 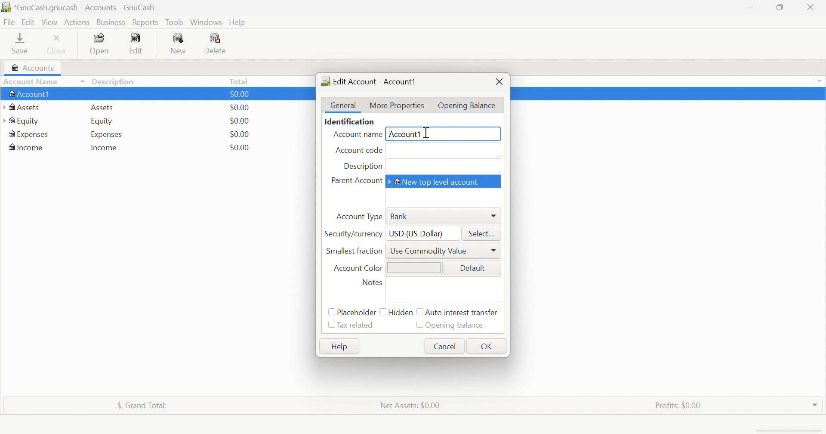 What do you see at coordinates (495, 251) in the screenshot?
I see `More` at bounding box center [495, 251].